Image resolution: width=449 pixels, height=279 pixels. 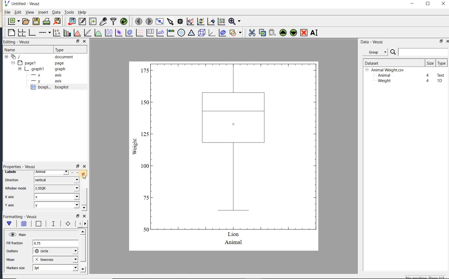 I want to click on Main, so click(x=17, y=234).